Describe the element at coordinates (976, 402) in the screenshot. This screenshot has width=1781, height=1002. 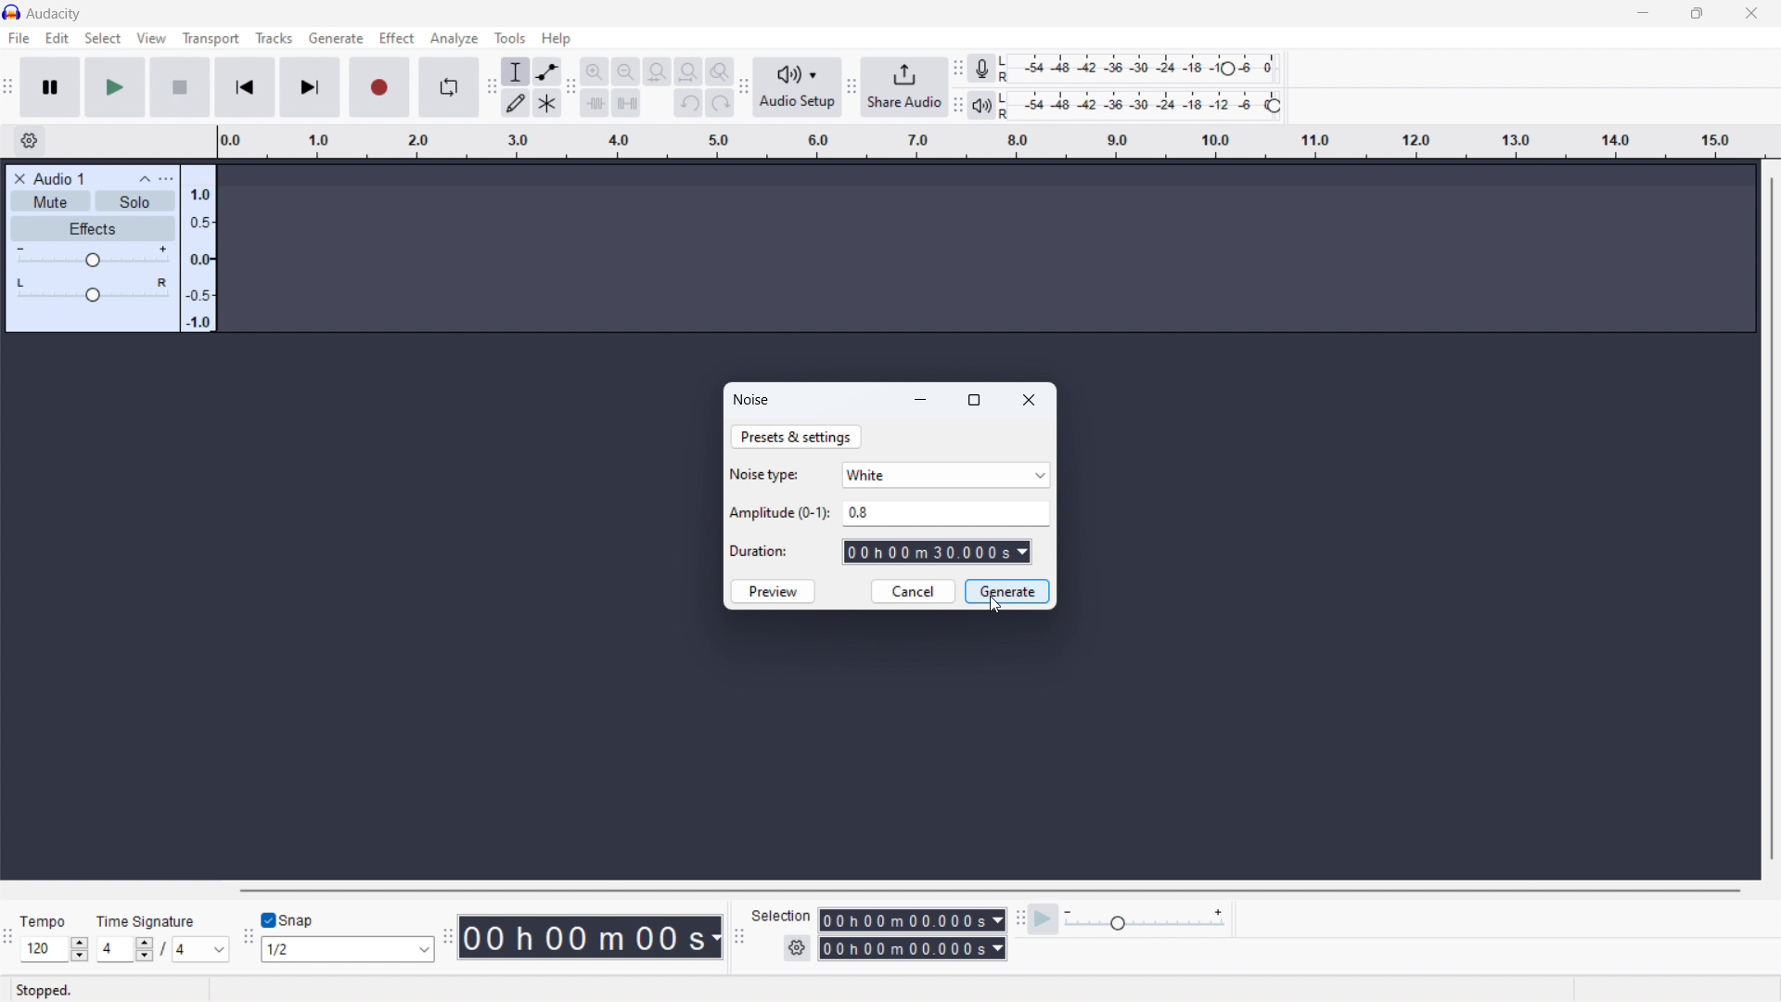
I see `maximize` at that location.